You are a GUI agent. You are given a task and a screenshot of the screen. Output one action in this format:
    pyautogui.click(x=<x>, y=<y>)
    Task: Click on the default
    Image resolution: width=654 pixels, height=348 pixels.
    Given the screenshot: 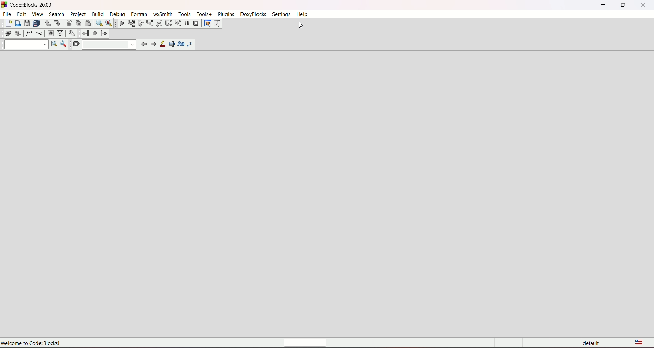 What is the action you would take?
    pyautogui.click(x=593, y=344)
    